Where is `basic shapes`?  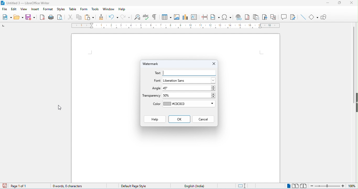 basic shapes is located at coordinates (314, 17).